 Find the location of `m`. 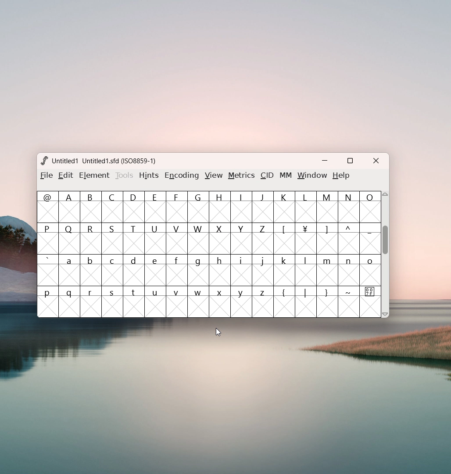

m is located at coordinates (328, 271).